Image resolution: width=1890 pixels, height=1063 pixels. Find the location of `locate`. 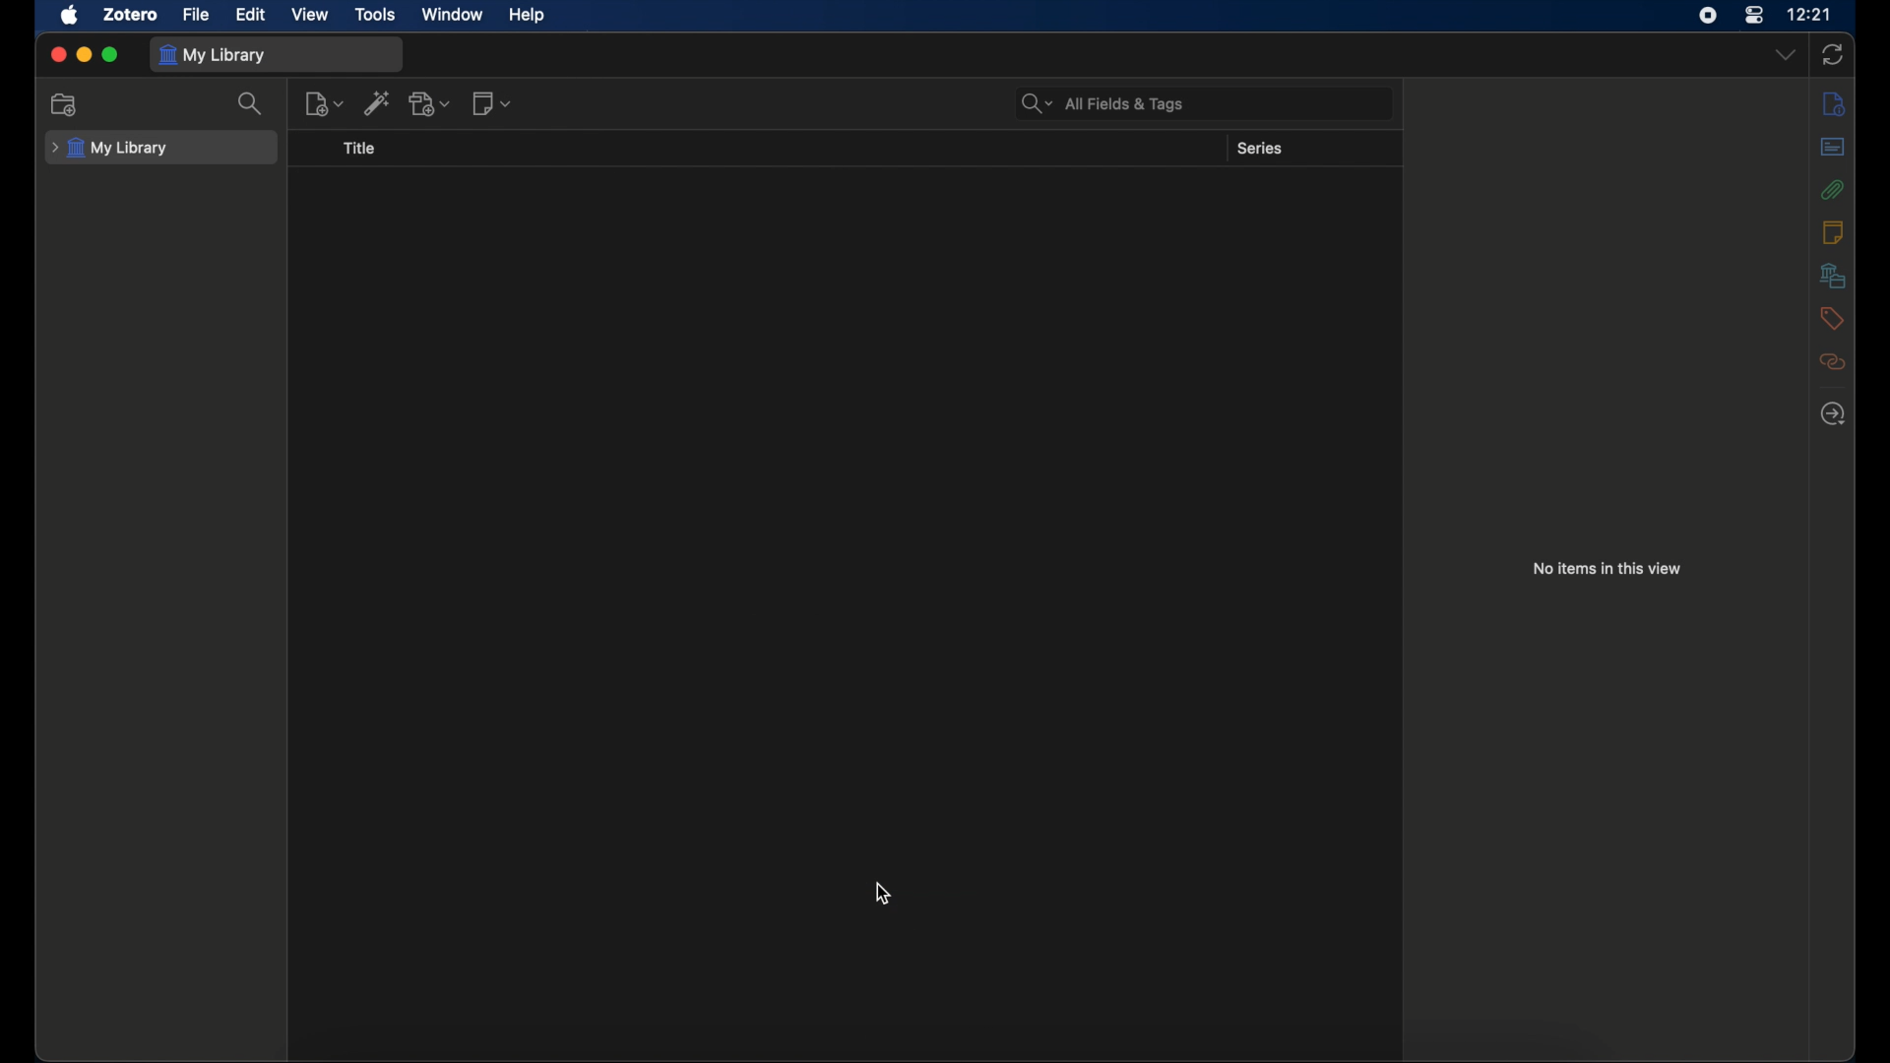

locate is located at coordinates (1833, 415).